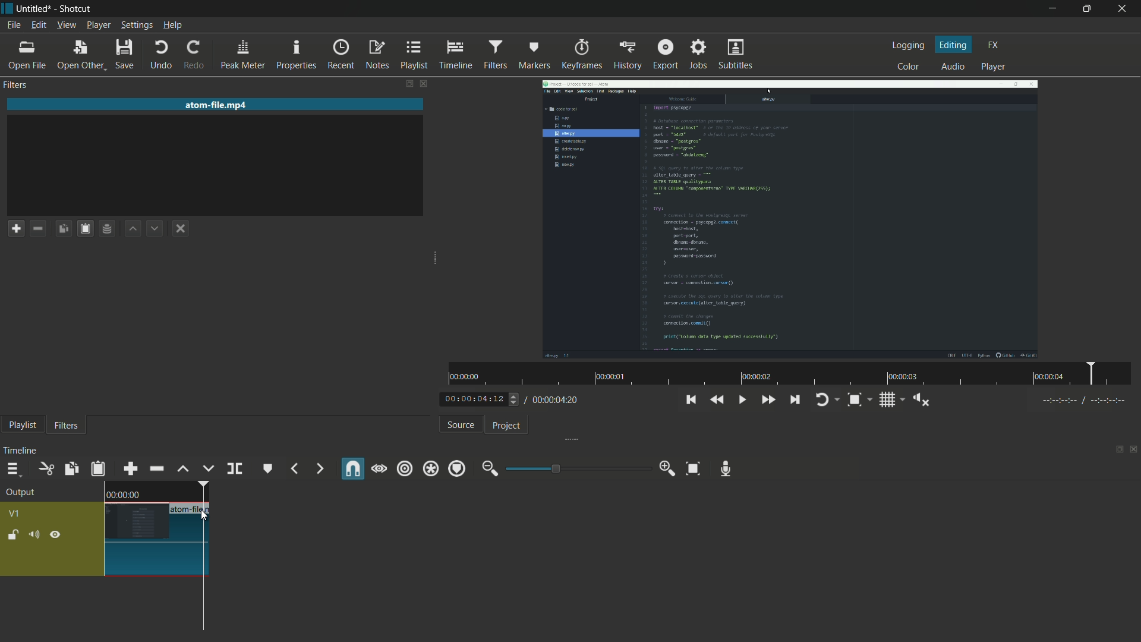  Describe the element at coordinates (1115, 450) in the screenshot. I see `change layout` at that location.